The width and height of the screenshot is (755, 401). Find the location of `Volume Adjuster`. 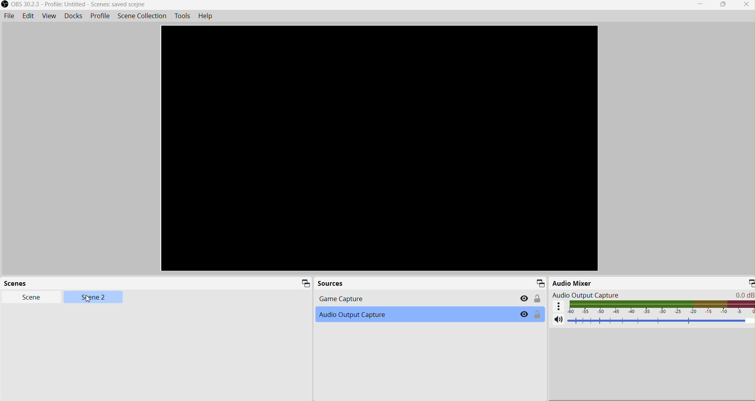

Volume Adjuster is located at coordinates (661, 321).